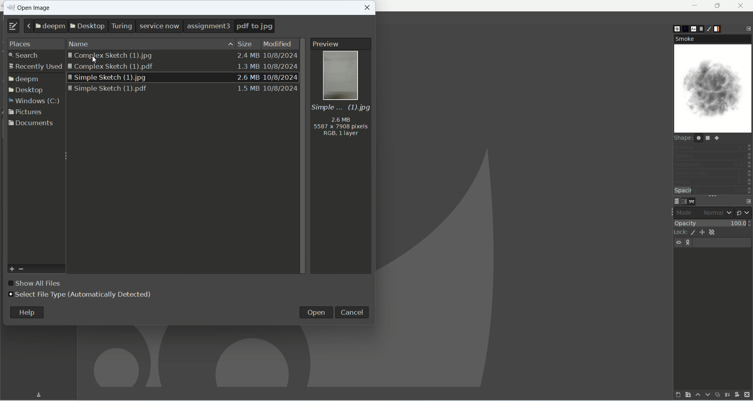 This screenshot has height=401, width=753. I want to click on fonts, so click(694, 29).